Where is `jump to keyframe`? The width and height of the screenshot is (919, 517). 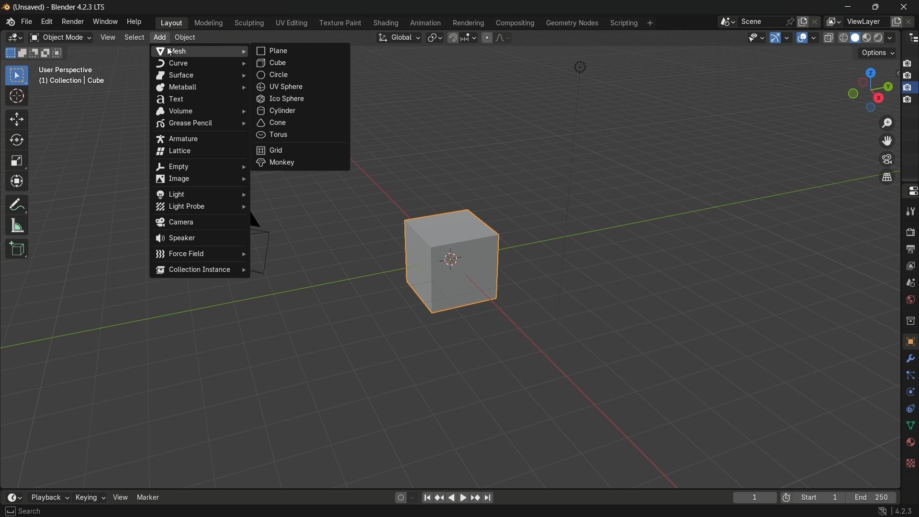 jump to keyframe is located at coordinates (439, 498).